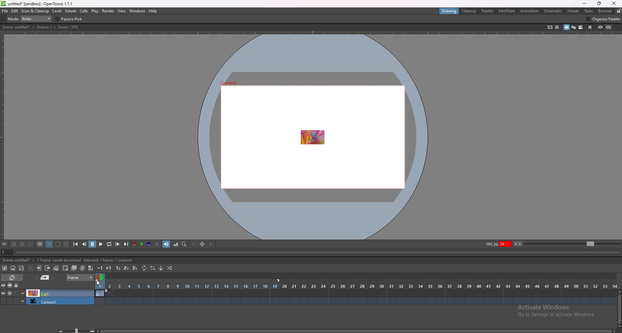 The height and width of the screenshot is (333, 622). What do you see at coordinates (53, 278) in the screenshot?
I see `next memo` at bounding box center [53, 278].